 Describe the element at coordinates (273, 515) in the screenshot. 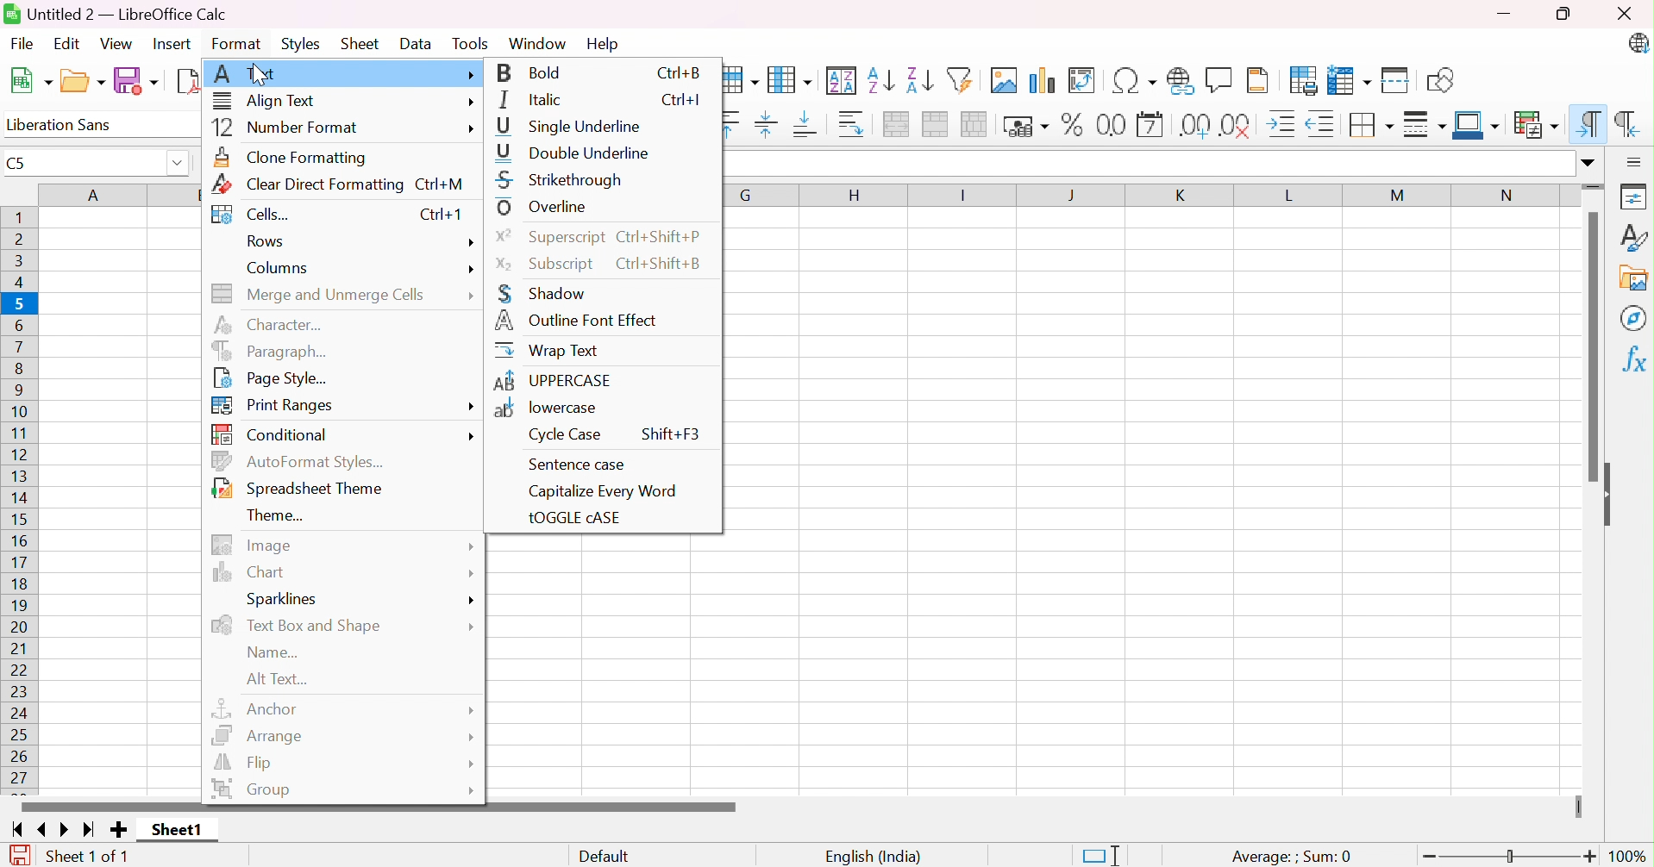

I see `Theme...` at that location.